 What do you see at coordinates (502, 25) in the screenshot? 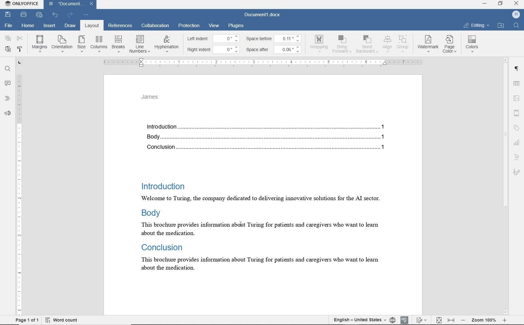
I see `OPEN LINK LOCATION` at bounding box center [502, 25].